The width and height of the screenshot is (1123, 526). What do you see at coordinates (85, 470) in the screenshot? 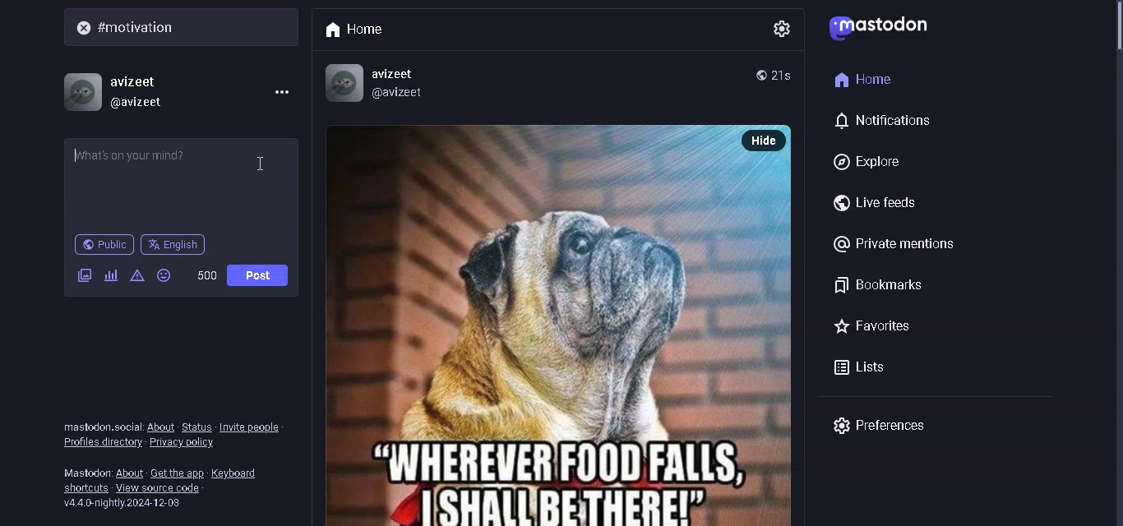
I see `text` at bounding box center [85, 470].